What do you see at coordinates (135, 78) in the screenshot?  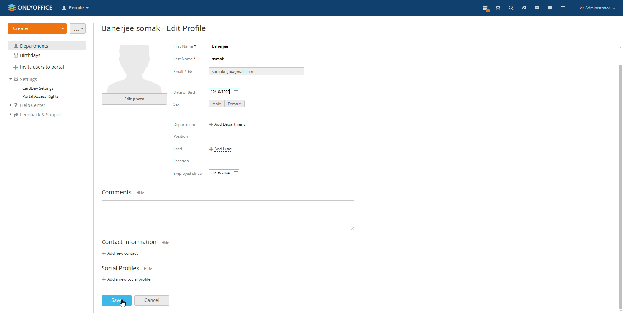 I see `profile photo` at bounding box center [135, 78].